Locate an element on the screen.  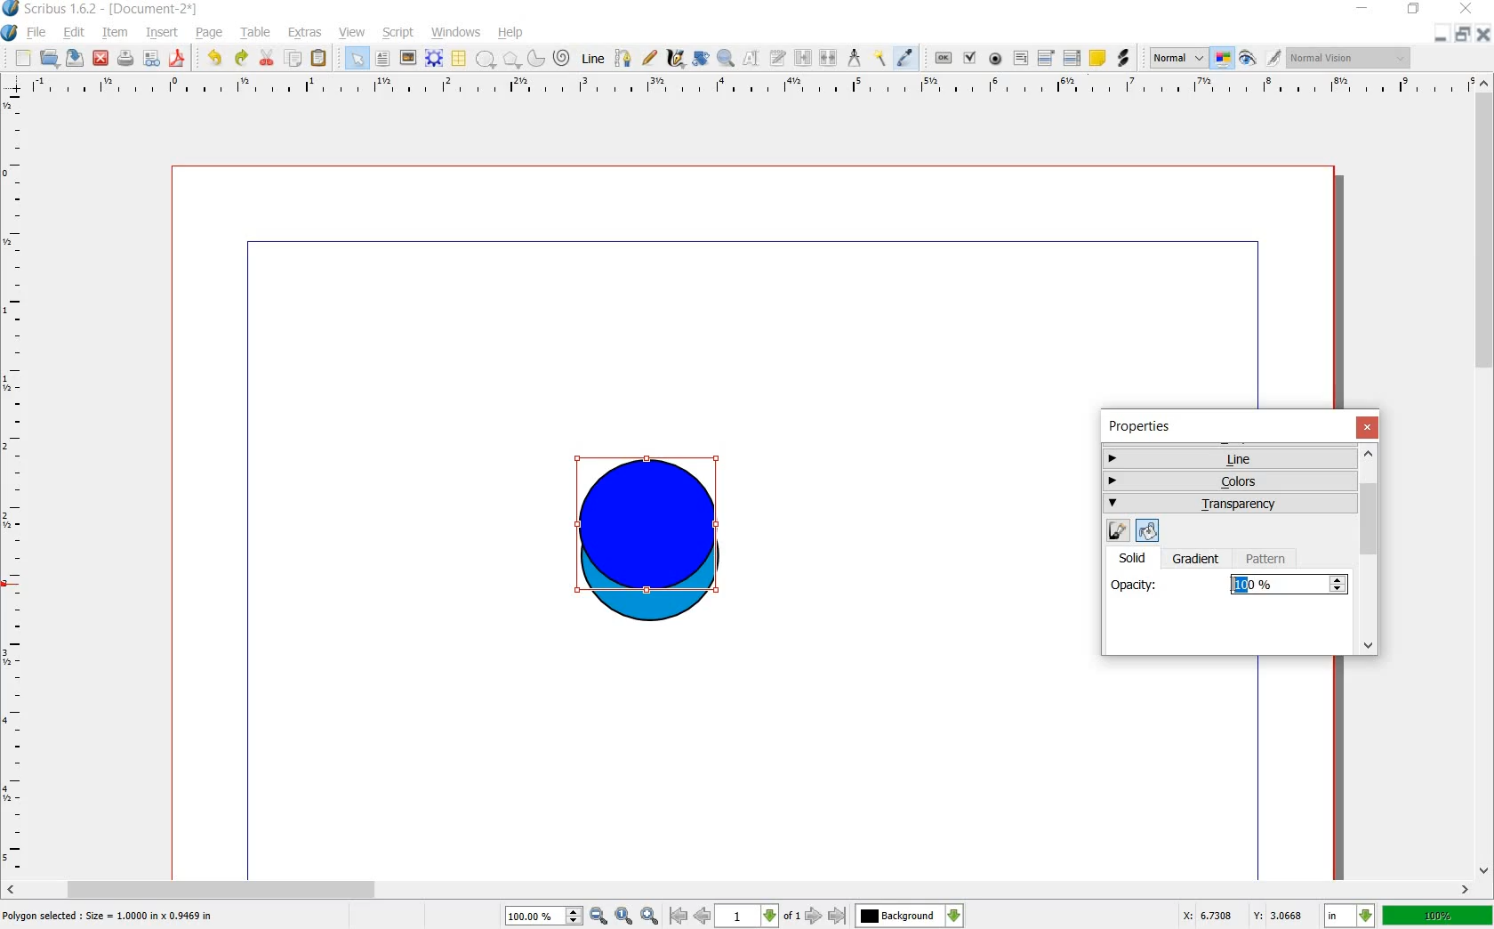
rotate item is located at coordinates (701, 59).